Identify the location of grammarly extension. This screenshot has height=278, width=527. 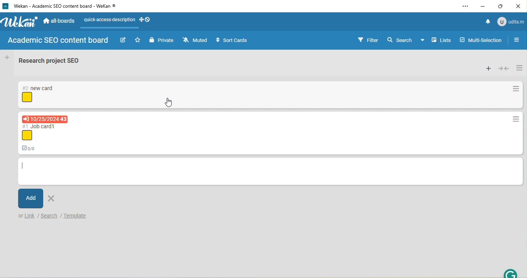
(511, 272).